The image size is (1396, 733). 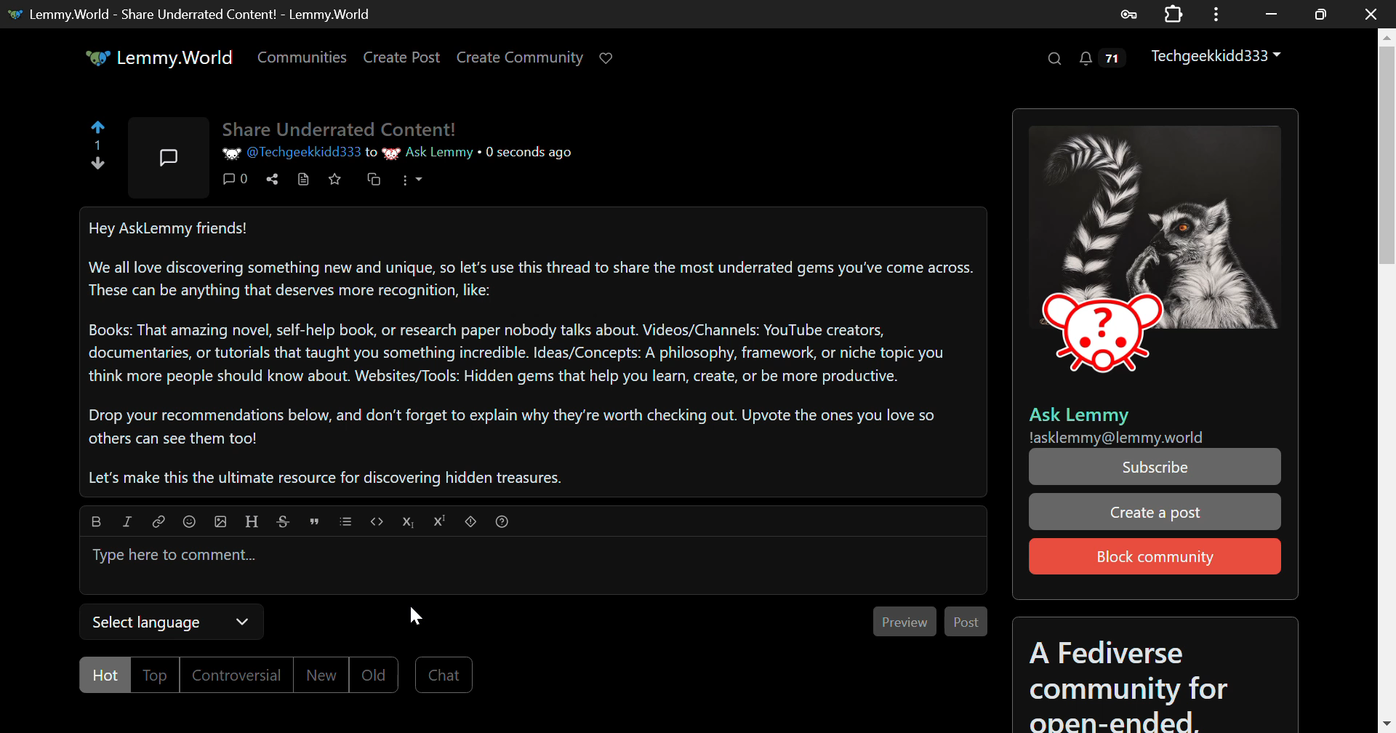 What do you see at coordinates (1153, 676) in the screenshot?
I see `Community Rules` at bounding box center [1153, 676].